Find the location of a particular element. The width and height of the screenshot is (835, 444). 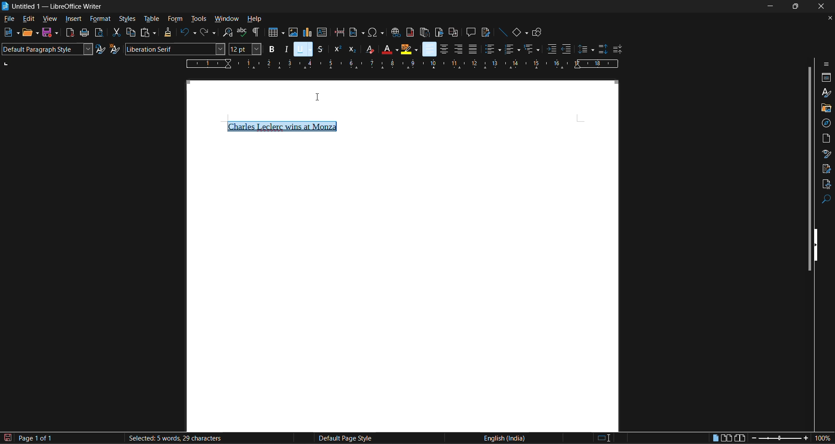

align left is located at coordinates (430, 49).